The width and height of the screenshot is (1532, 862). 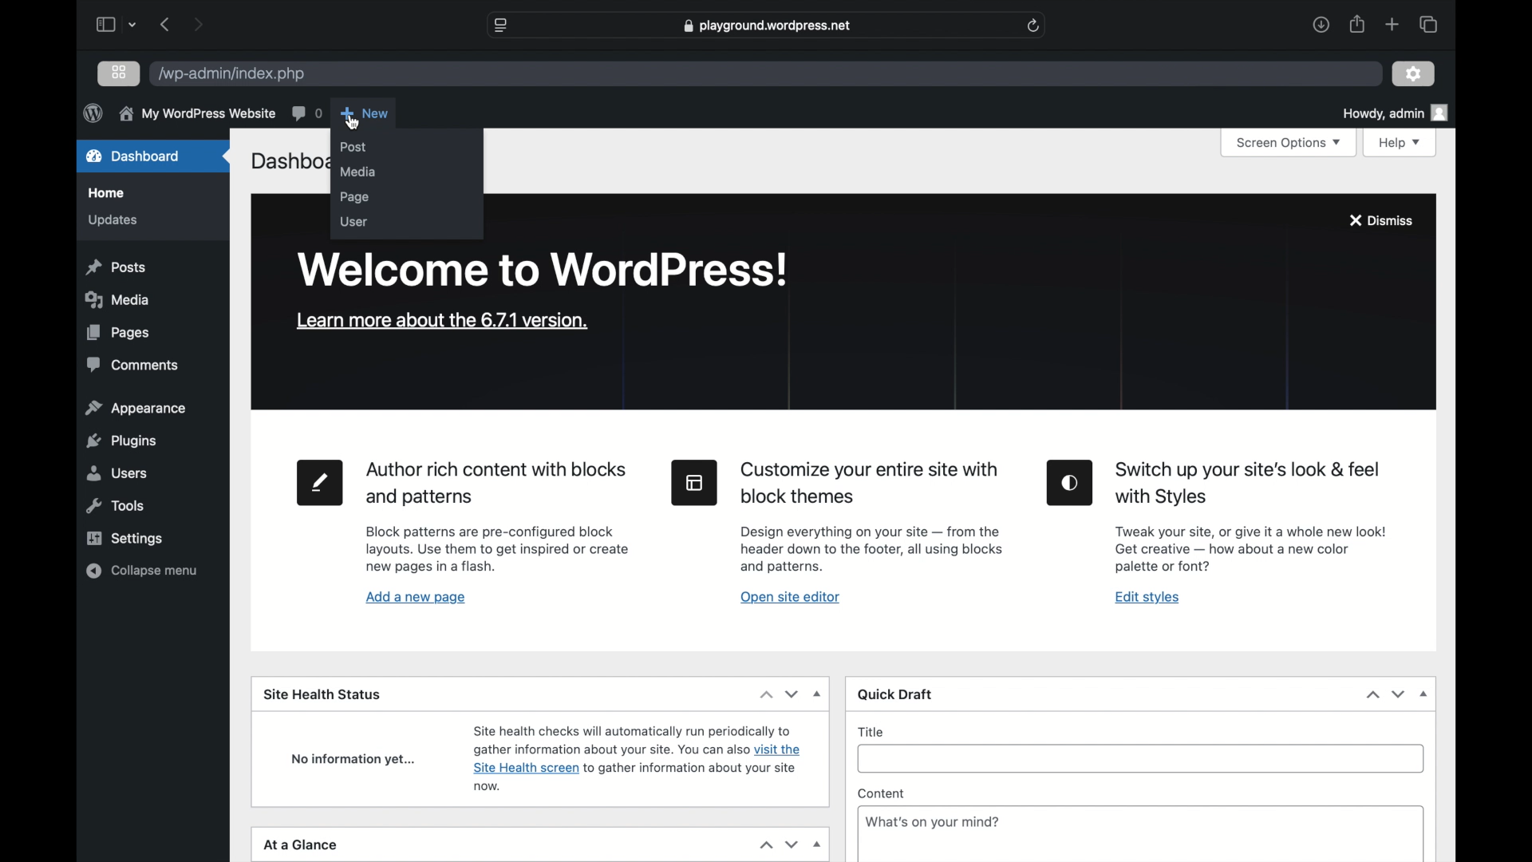 What do you see at coordinates (116, 506) in the screenshot?
I see `tools` at bounding box center [116, 506].